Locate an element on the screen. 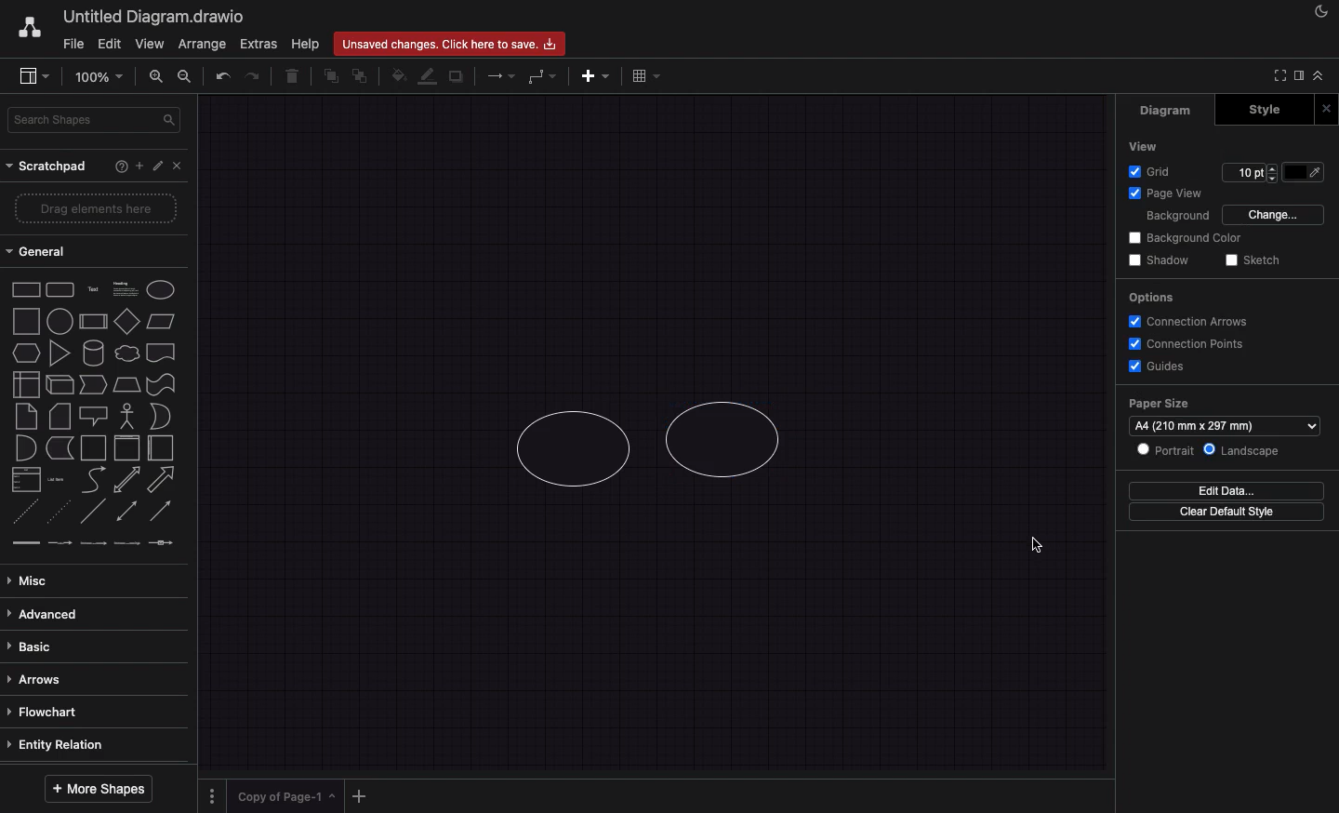 The width and height of the screenshot is (1339, 813). arrow is located at coordinates (163, 480).